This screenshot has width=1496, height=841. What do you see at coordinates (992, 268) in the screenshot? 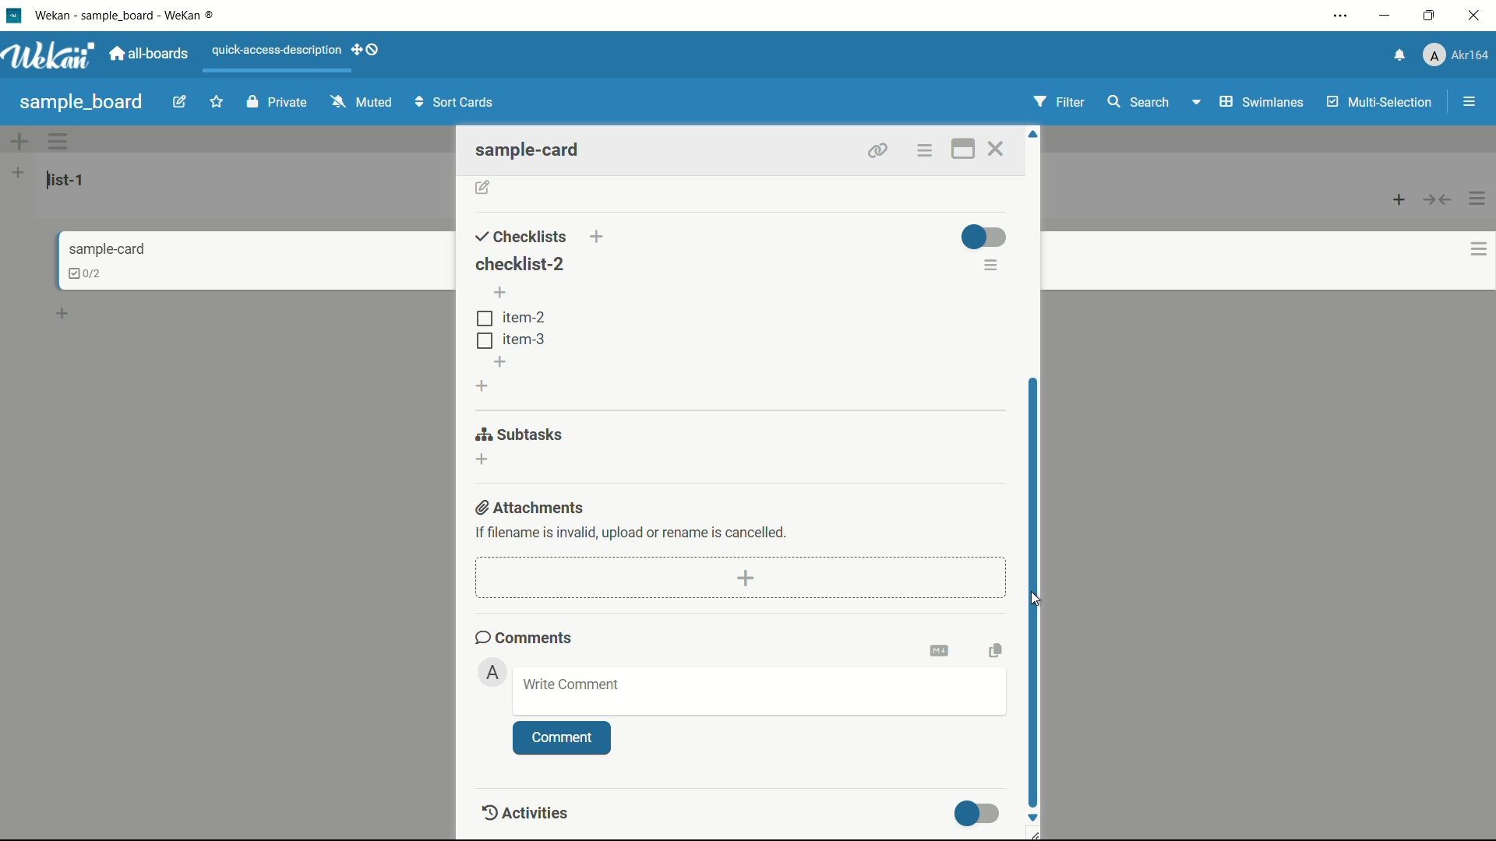
I see `checklist actions` at bounding box center [992, 268].